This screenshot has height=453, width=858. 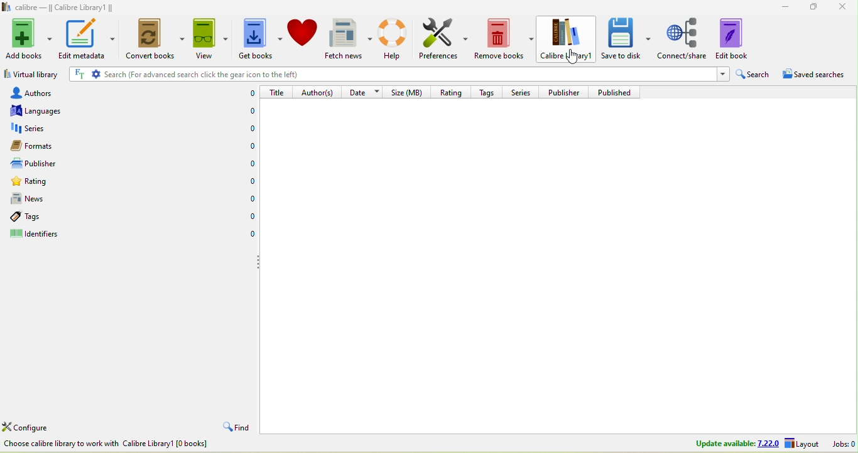 What do you see at coordinates (30, 37) in the screenshot?
I see `add books` at bounding box center [30, 37].